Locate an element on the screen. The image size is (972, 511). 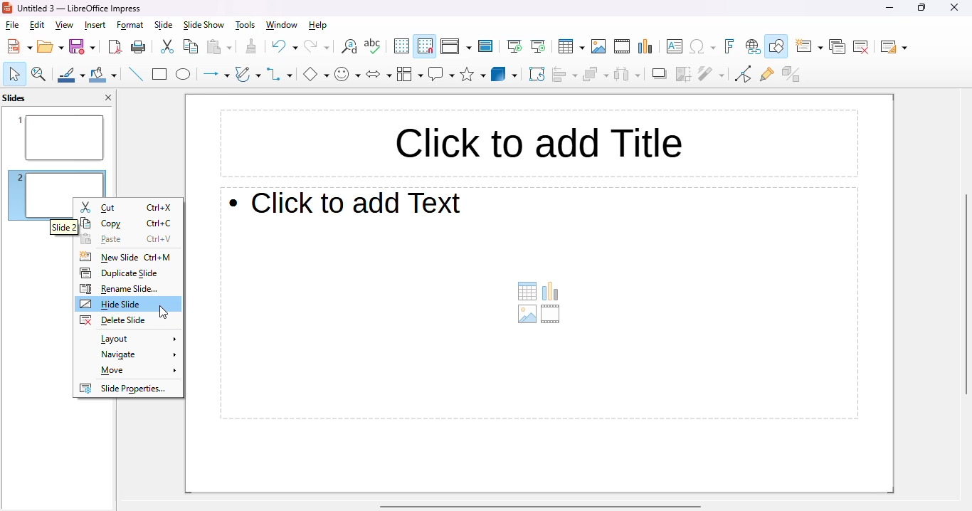
slide show is located at coordinates (203, 26).